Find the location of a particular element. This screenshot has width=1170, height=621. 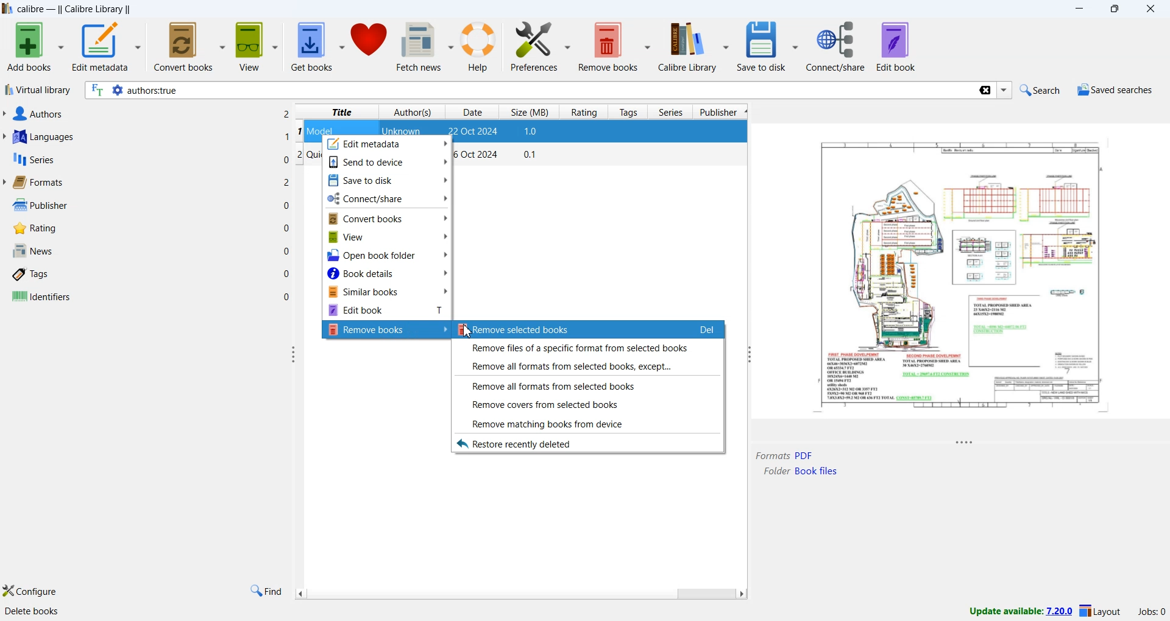

size is located at coordinates (532, 132).